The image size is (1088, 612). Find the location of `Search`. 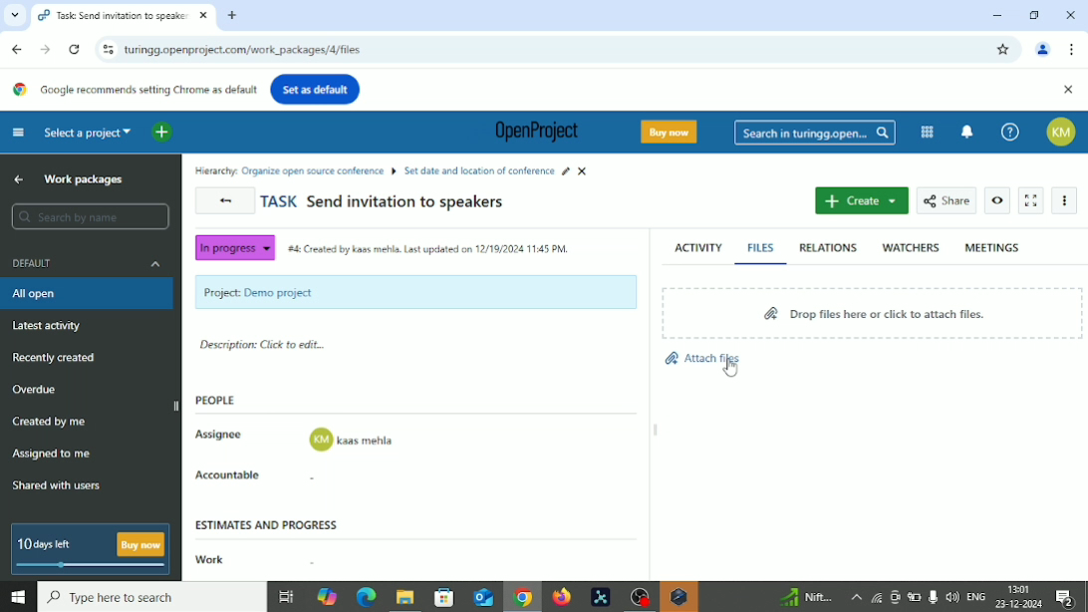

Search is located at coordinates (91, 217).